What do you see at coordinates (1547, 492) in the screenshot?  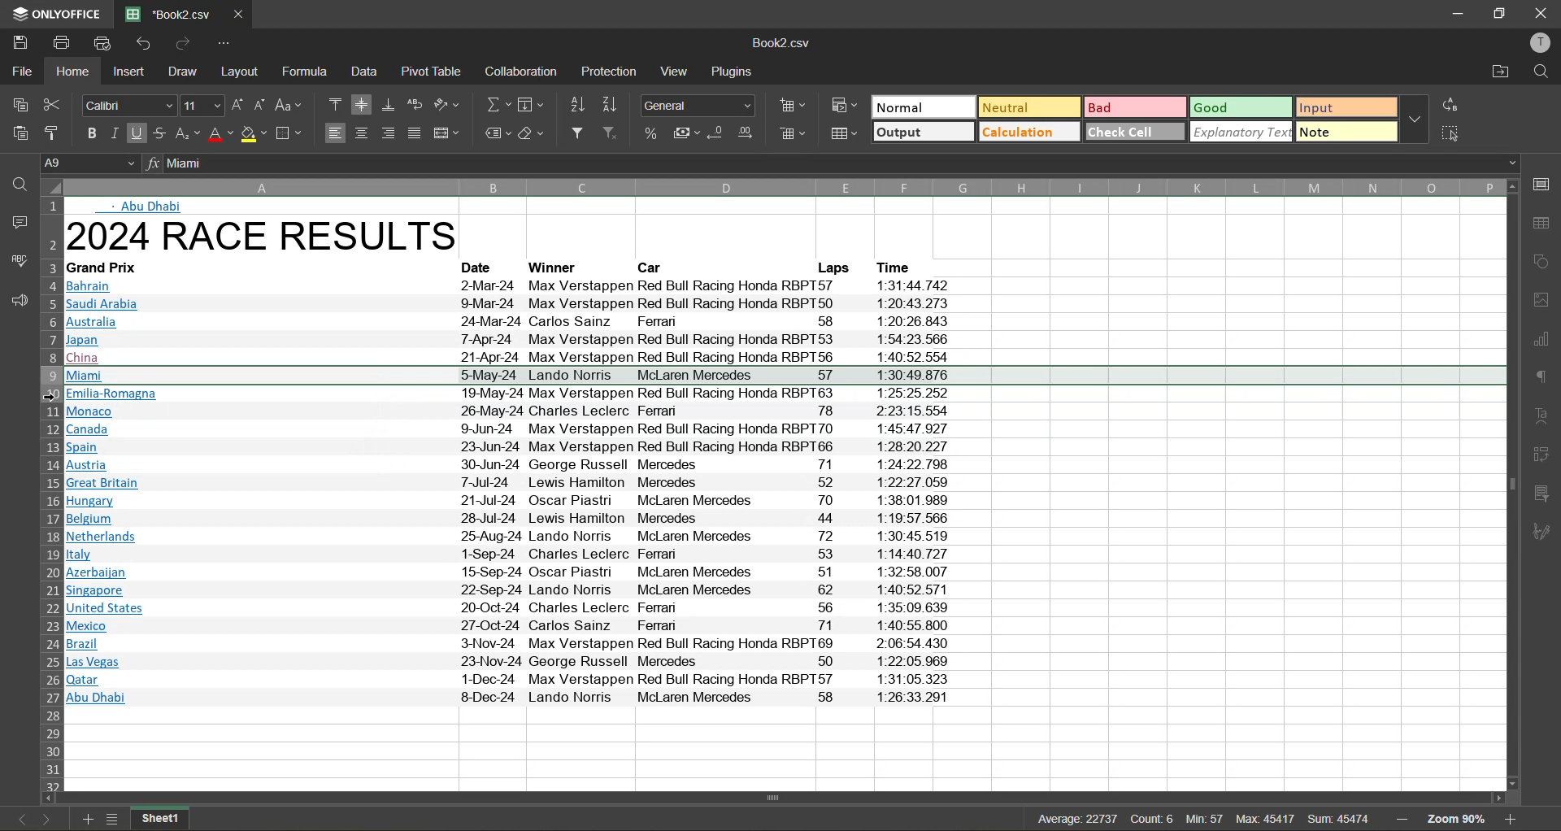 I see `slicer` at bounding box center [1547, 492].